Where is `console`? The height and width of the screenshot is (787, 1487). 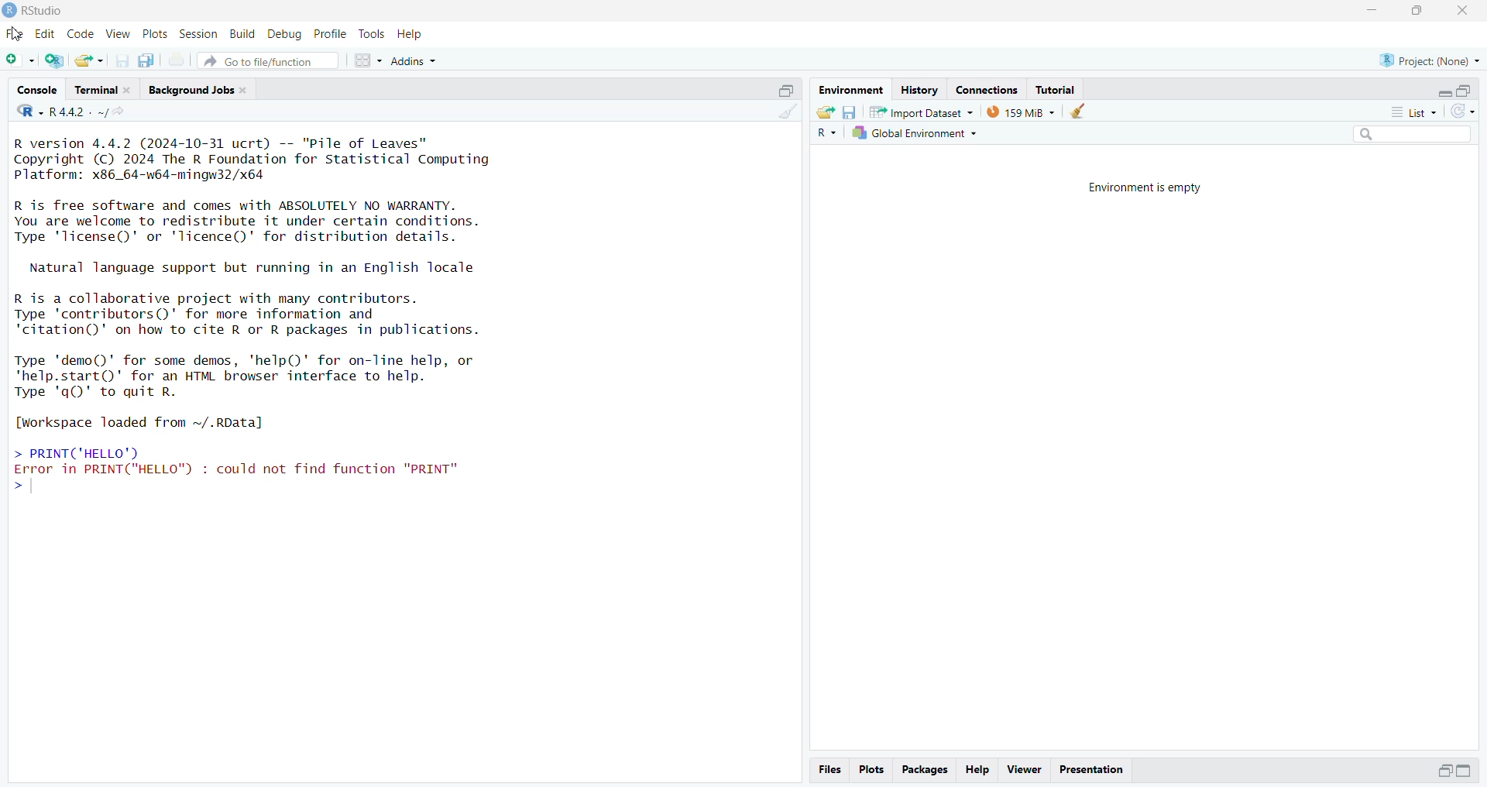 console is located at coordinates (36, 89).